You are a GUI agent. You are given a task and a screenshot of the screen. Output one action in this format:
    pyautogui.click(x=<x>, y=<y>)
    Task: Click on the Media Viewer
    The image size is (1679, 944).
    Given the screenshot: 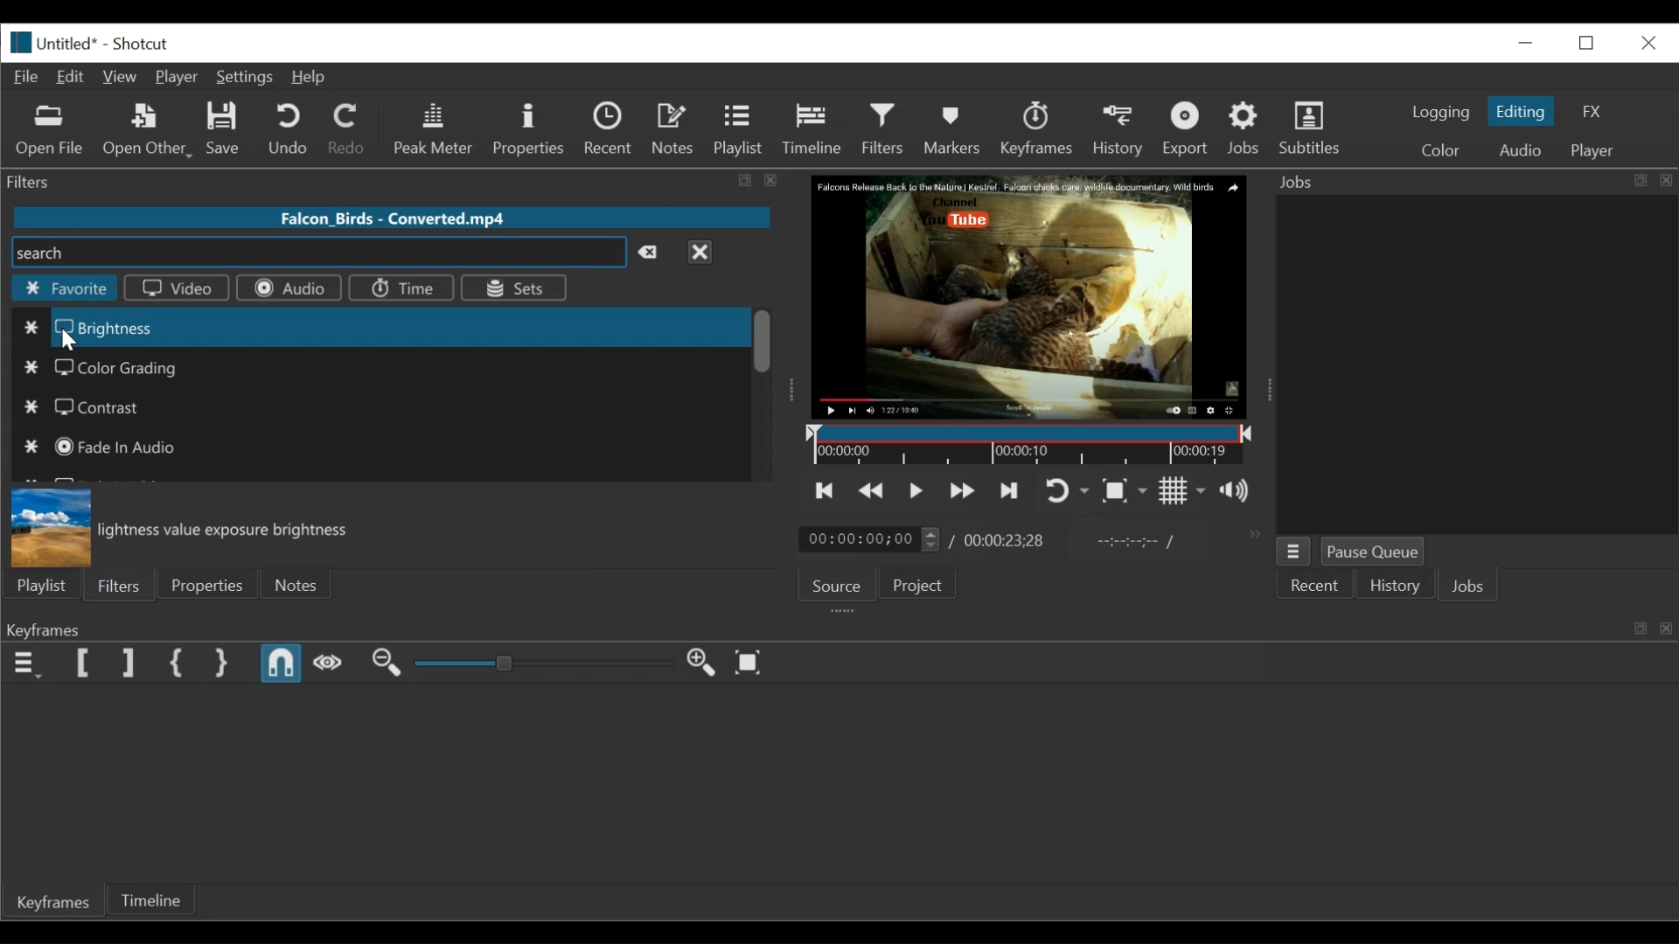 What is the action you would take?
    pyautogui.click(x=1026, y=296)
    